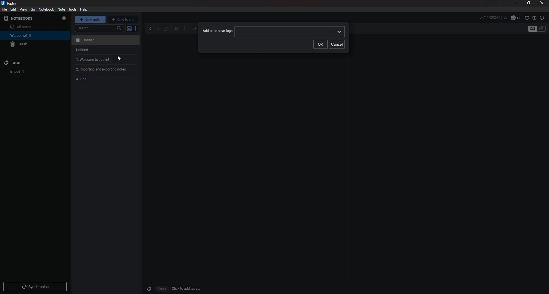 Image resolution: width=549 pixels, height=294 pixels. I want to click on all notes, so click(27, 27).